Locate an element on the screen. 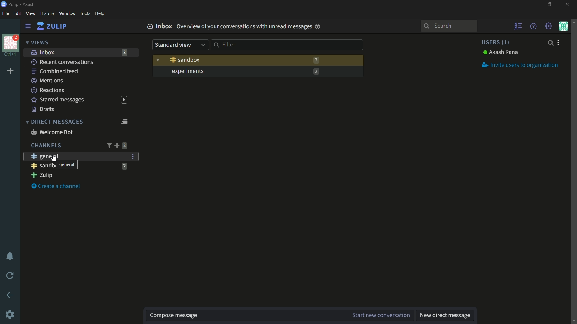  user settings is located at coordinates (560, 42).